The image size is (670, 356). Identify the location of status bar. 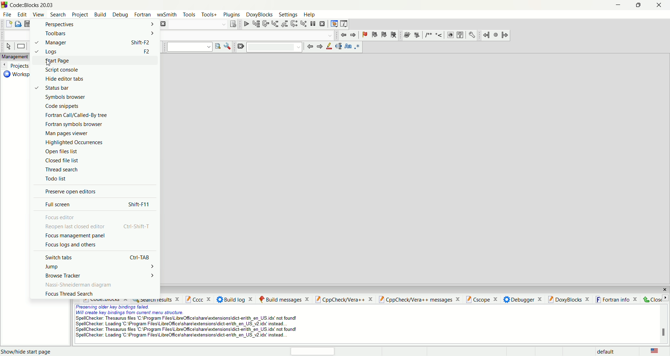
(54, 89).